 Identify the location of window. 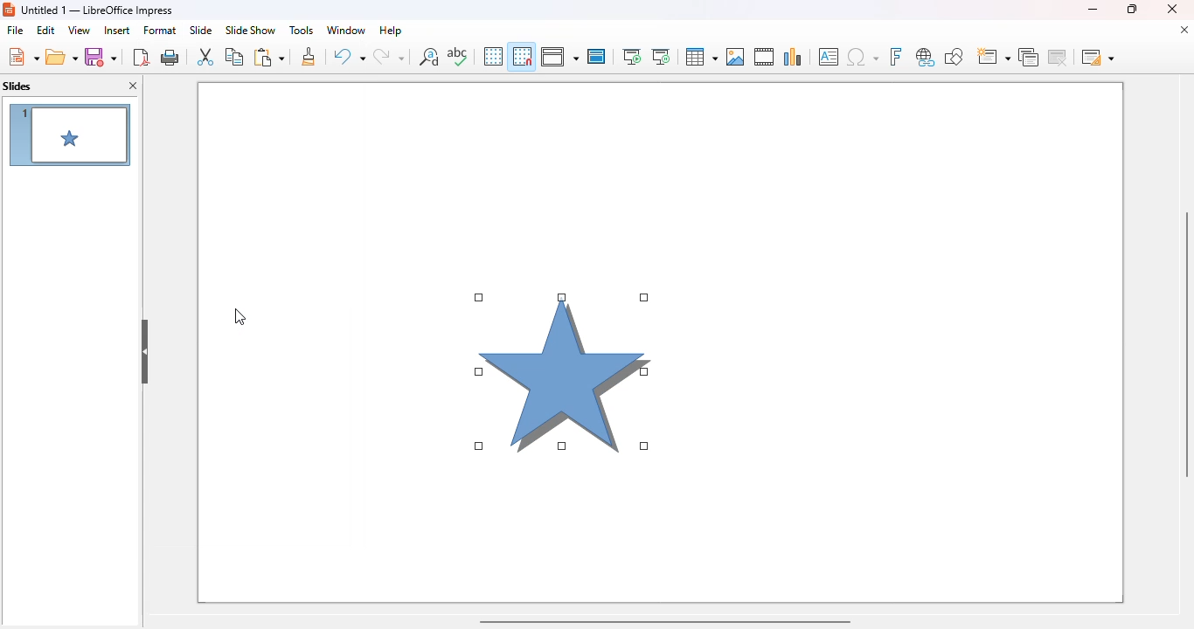
(345, 30).